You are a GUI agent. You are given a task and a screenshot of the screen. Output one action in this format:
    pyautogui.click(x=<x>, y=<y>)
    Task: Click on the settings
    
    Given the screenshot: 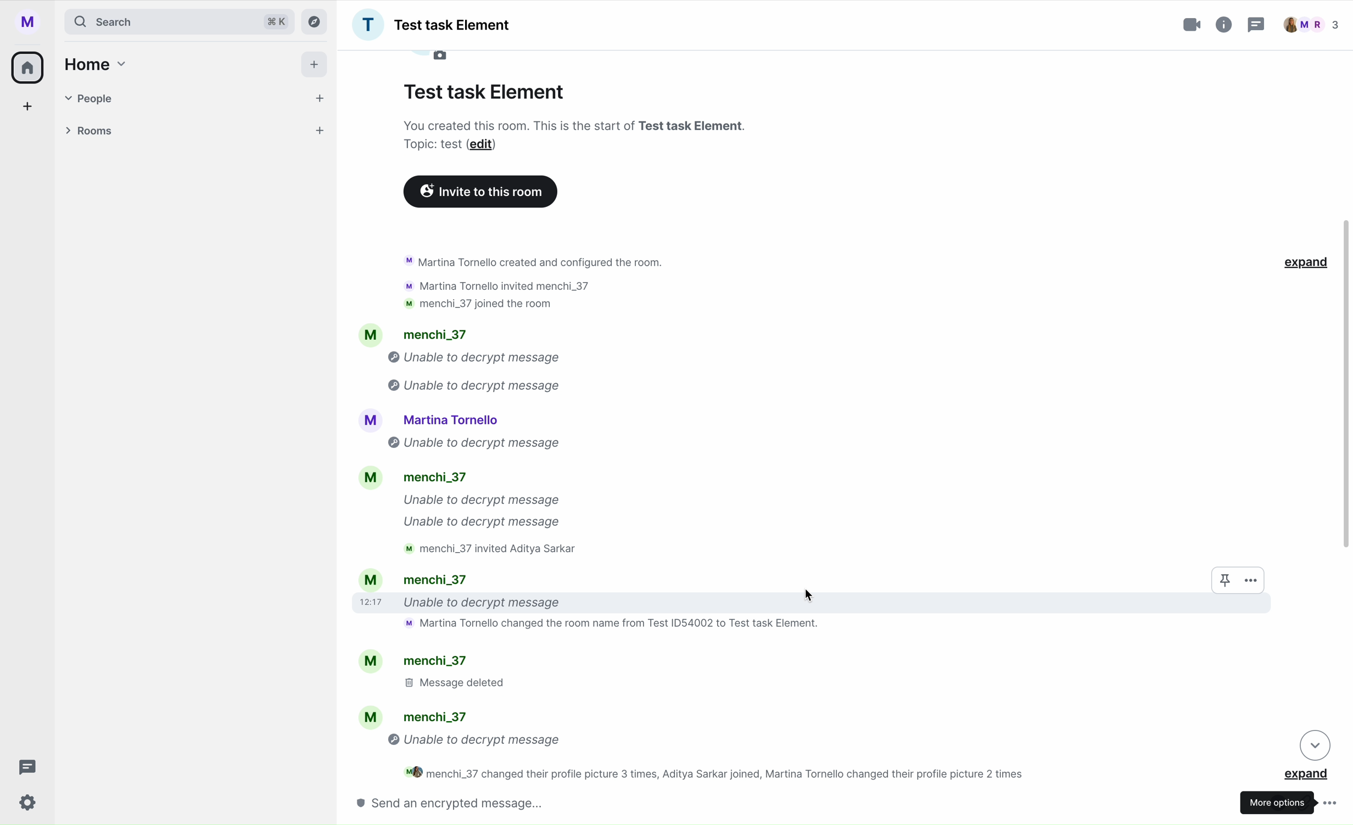 What is the action you would take?
    pyautogui.click(x=29, y=804)
    